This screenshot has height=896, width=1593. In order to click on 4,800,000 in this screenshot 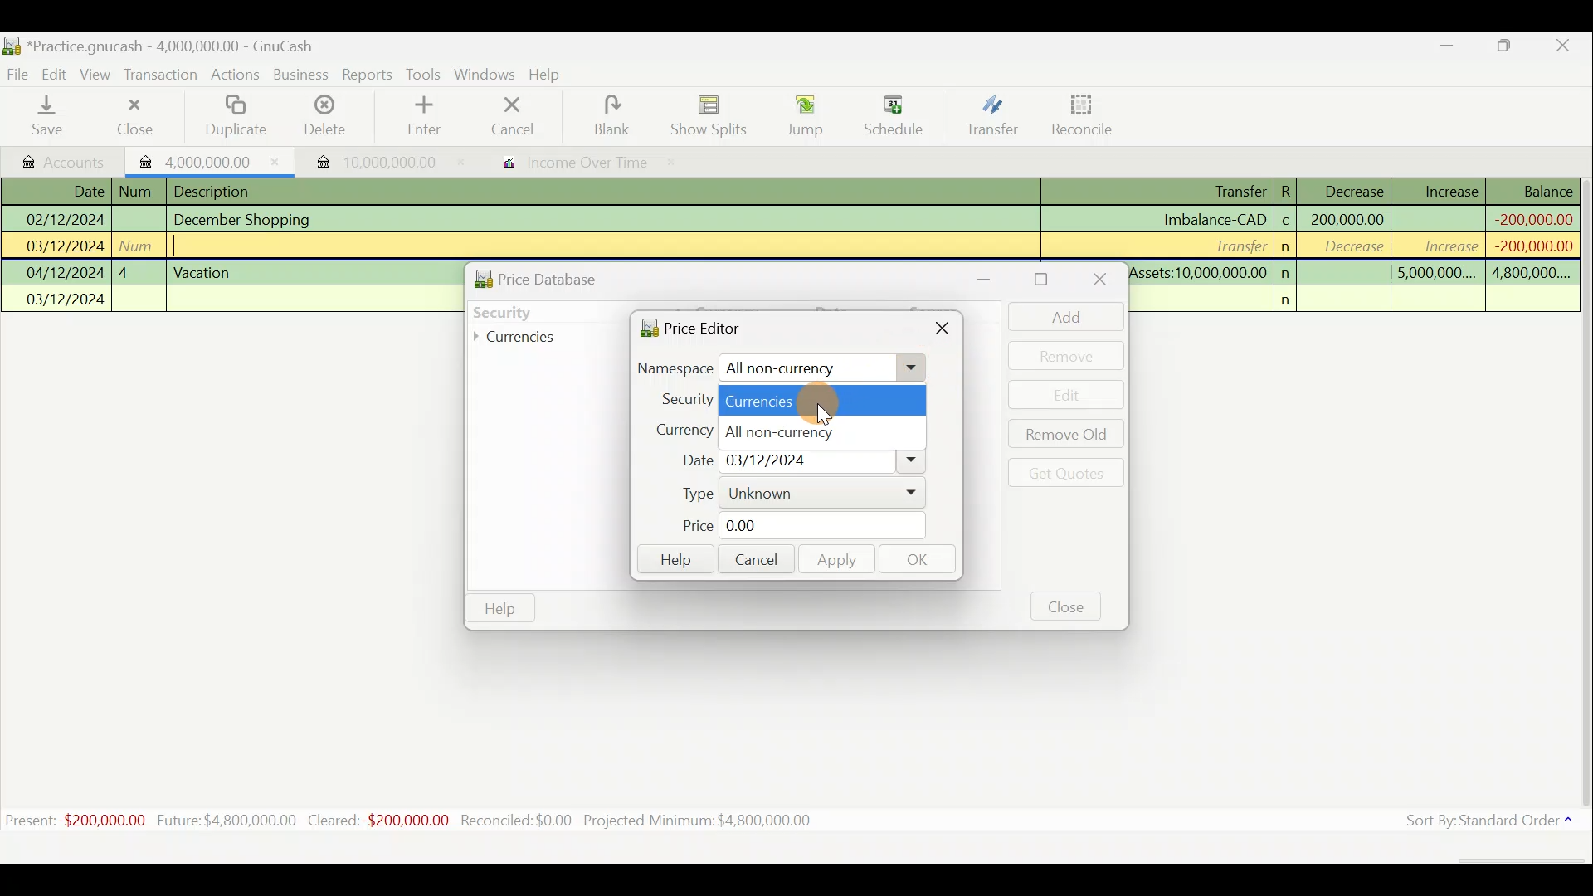, I will do `click(1529, 274)`.